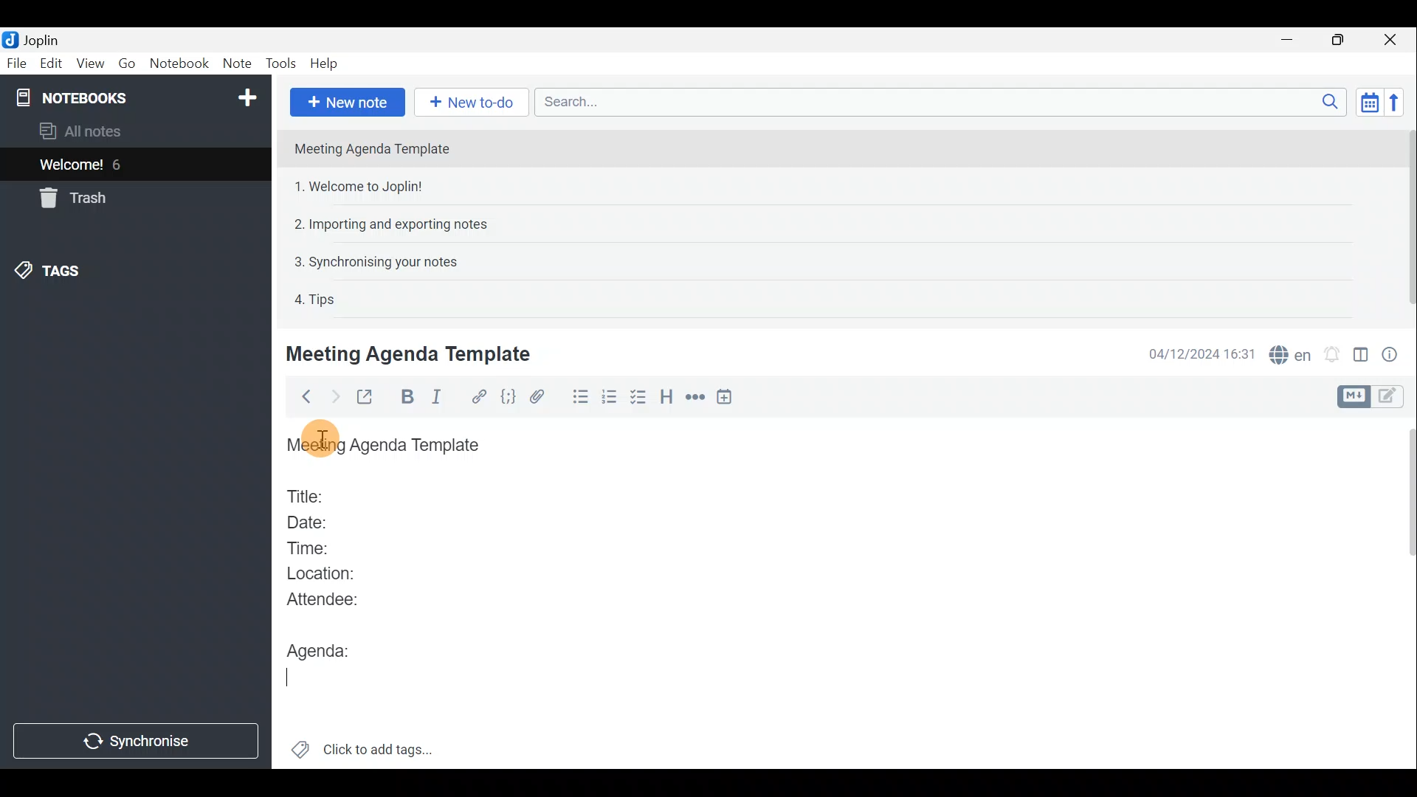  What do you see at coordinates (387, 446) in the screenshot?
I see `Meeting Agenda Template` at bounding box center [387, 446].